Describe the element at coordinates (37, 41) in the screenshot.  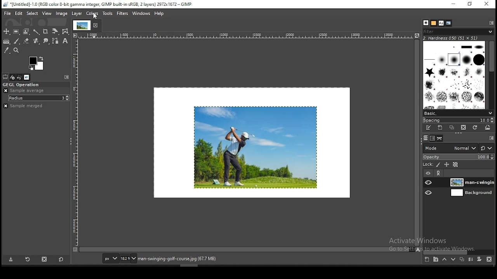
I see `eraser tool` at that location.